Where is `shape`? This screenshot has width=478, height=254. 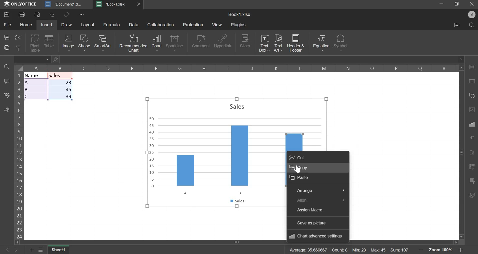
shape is located at coordinates (84, 43).